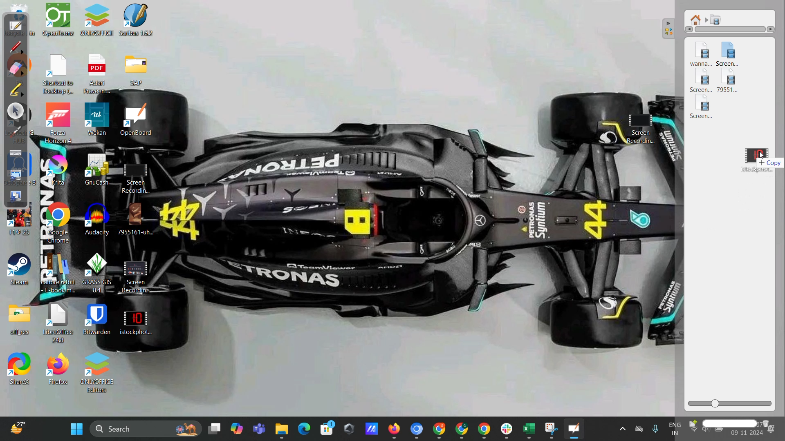  Describe the element at coordinates (138, 70) in the screenshot. I see `SAP` at that location.